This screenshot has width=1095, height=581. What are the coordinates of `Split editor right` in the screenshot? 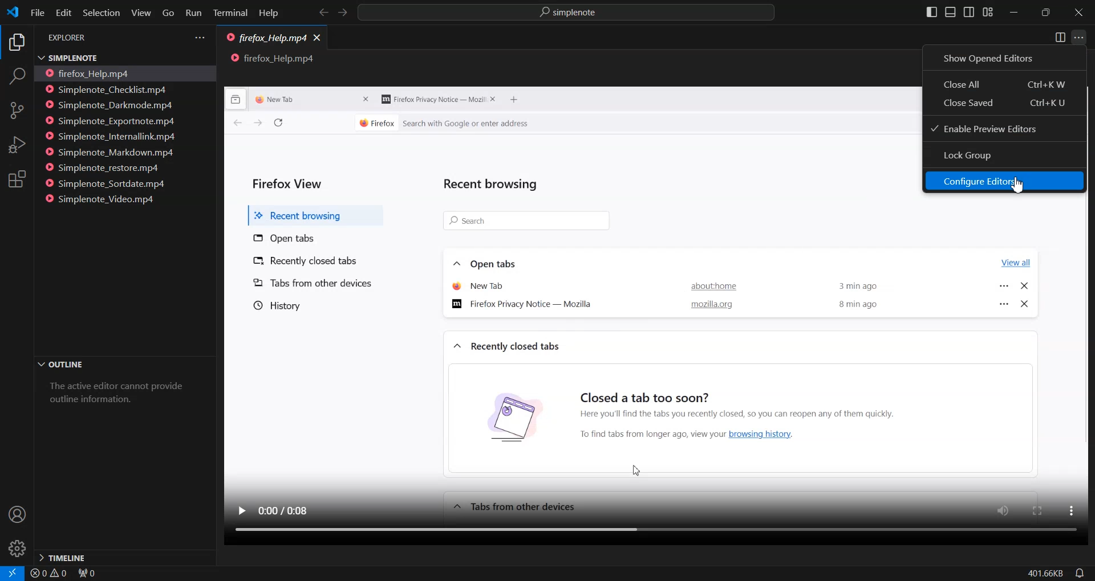 It's located at (1060, 38).